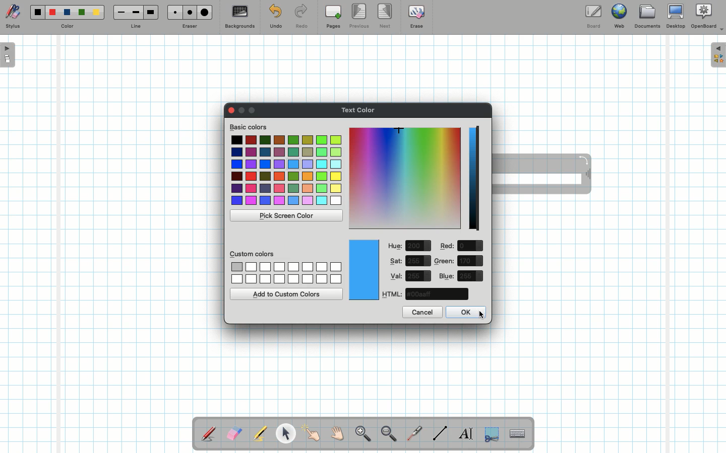  Describe the element at coordinates (151, 12) in the screenshot. I see `Large line` at that location.